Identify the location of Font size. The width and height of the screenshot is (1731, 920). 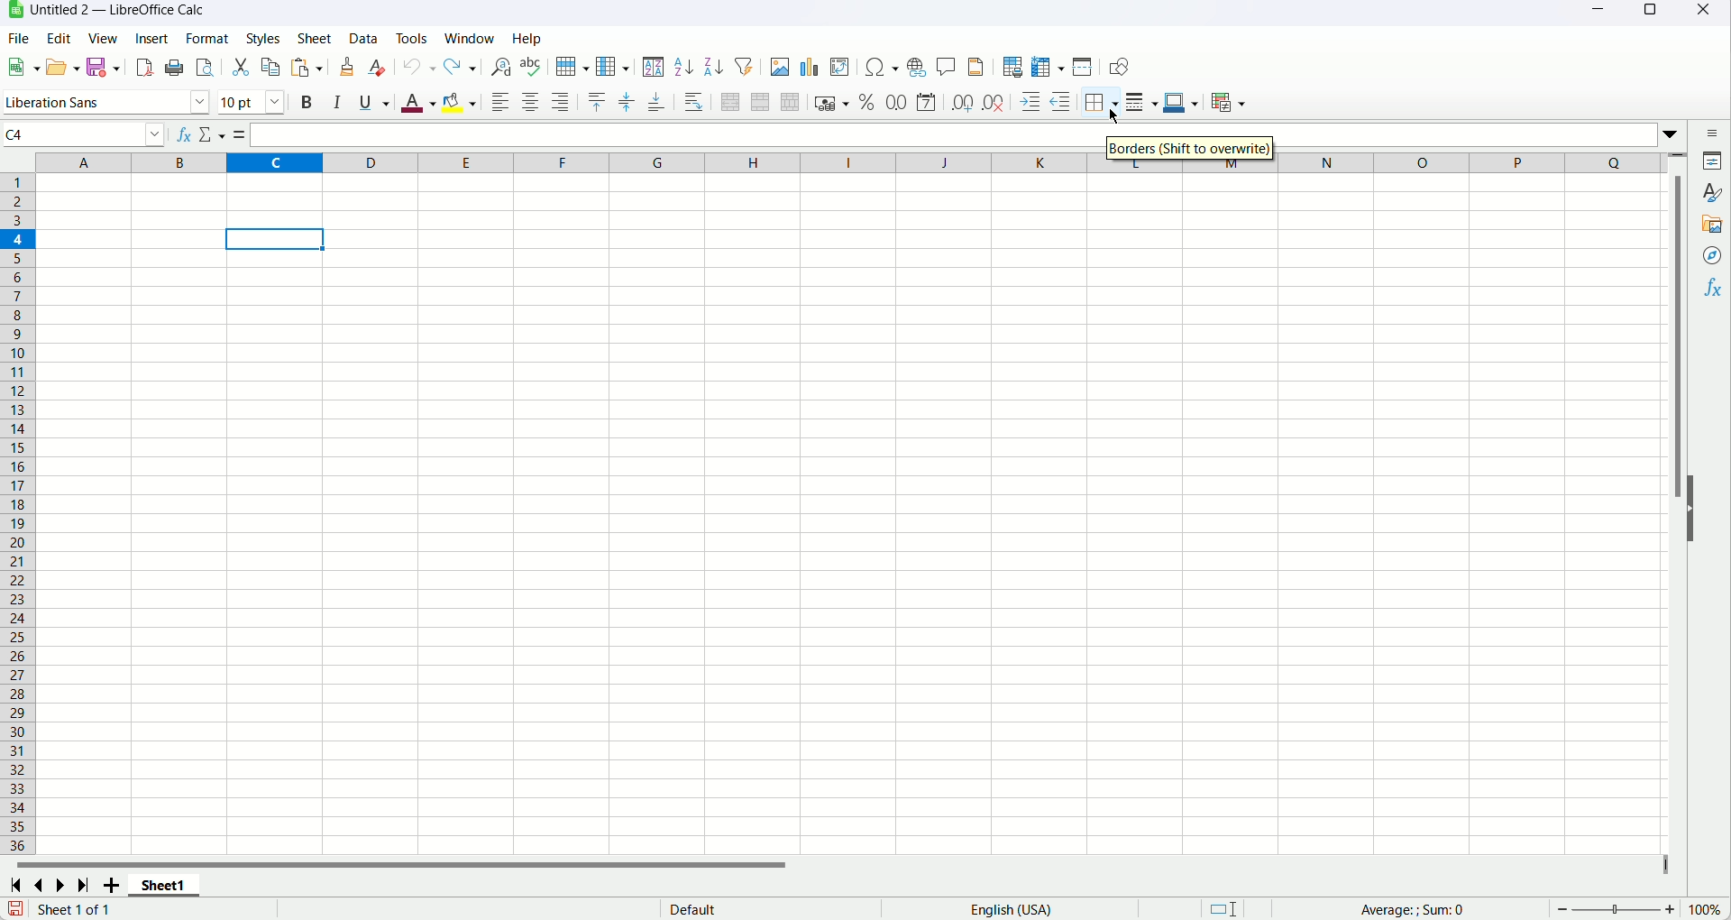
(252, 102).